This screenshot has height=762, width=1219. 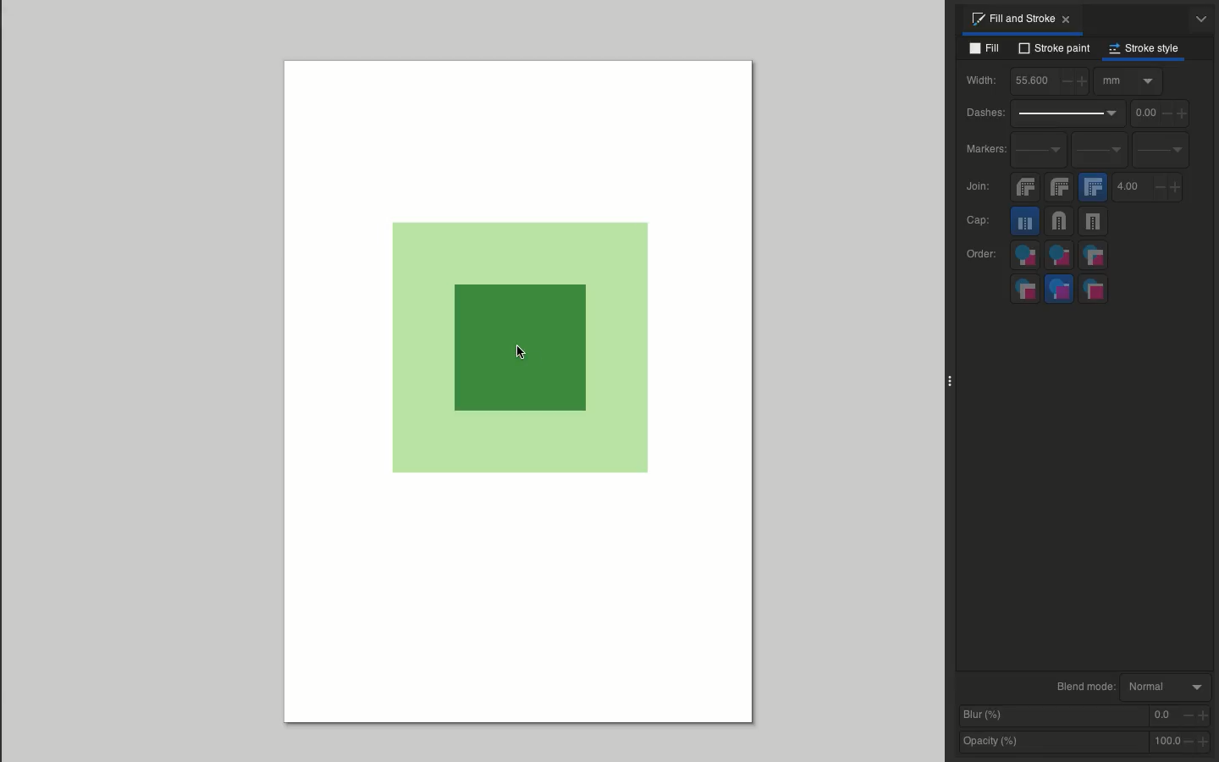 I want to click on 0.0, so click(x=1179, y=718).